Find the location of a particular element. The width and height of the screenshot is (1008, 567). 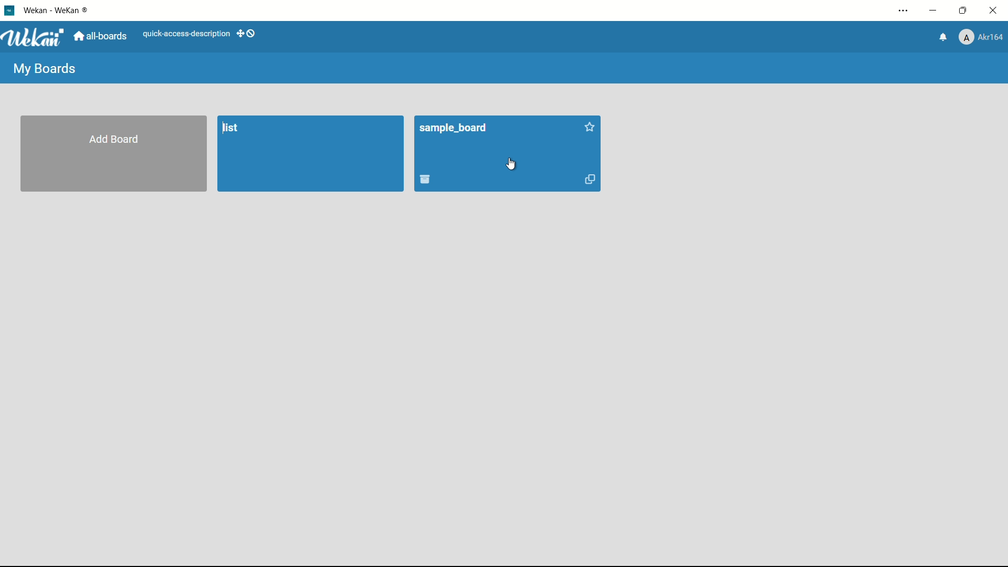

maximize is located at coordinates (965, 11).